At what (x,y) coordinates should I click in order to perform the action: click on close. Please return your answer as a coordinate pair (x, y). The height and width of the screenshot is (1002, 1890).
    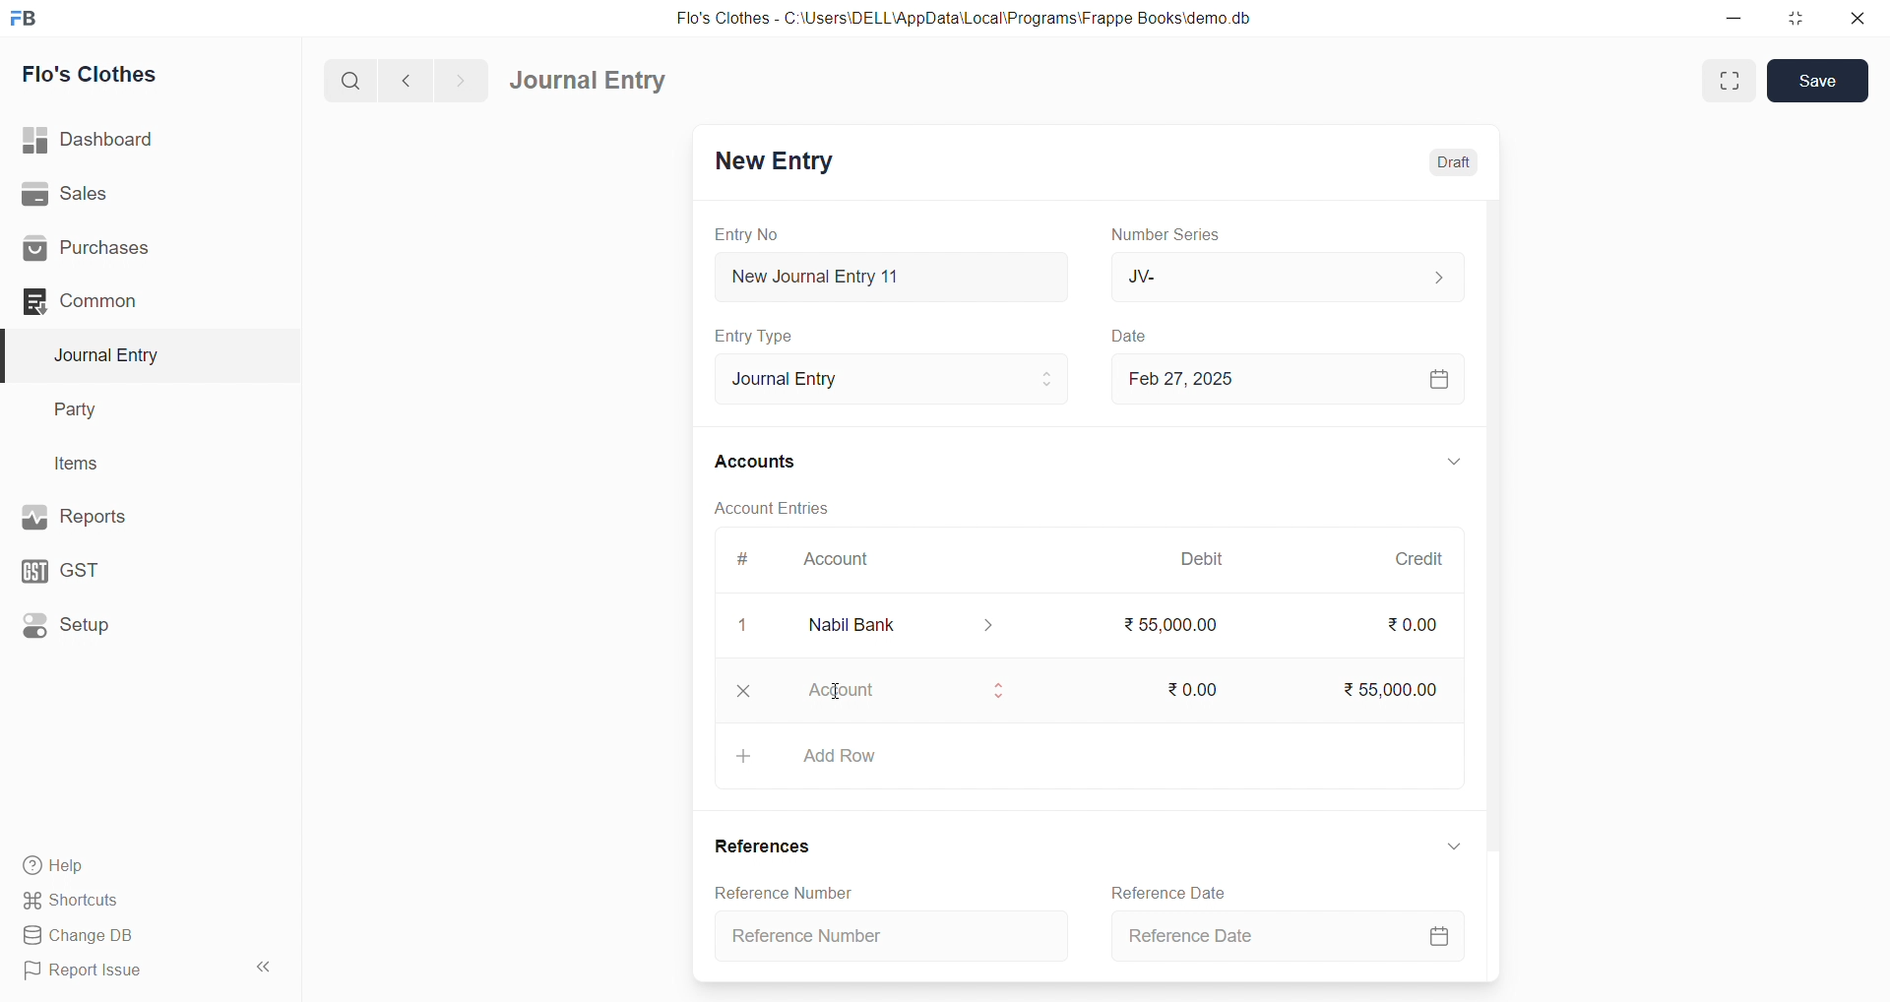
    Looking at the image, I should click on (1859, 18).